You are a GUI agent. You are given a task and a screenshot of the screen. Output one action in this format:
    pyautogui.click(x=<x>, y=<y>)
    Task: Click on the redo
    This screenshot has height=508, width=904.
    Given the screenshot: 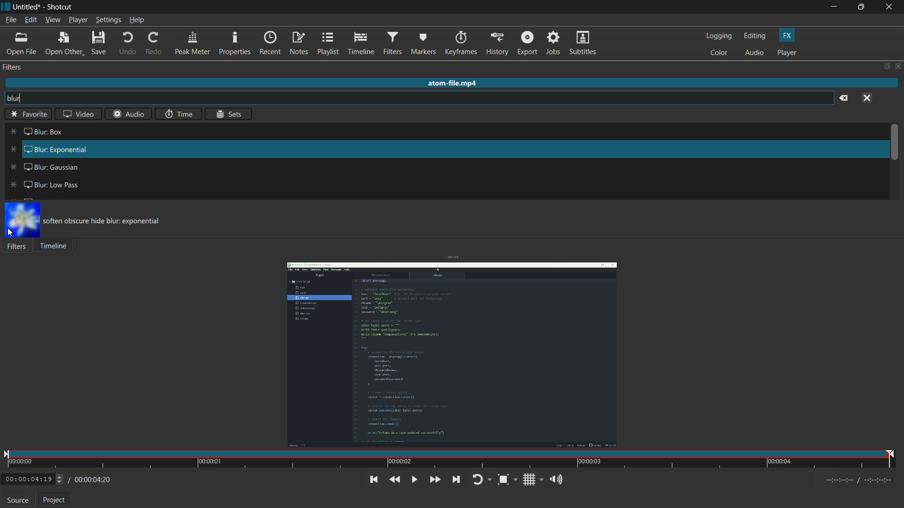 What is the action you would take?
    pyautogui.click(x=154, y=43)
    